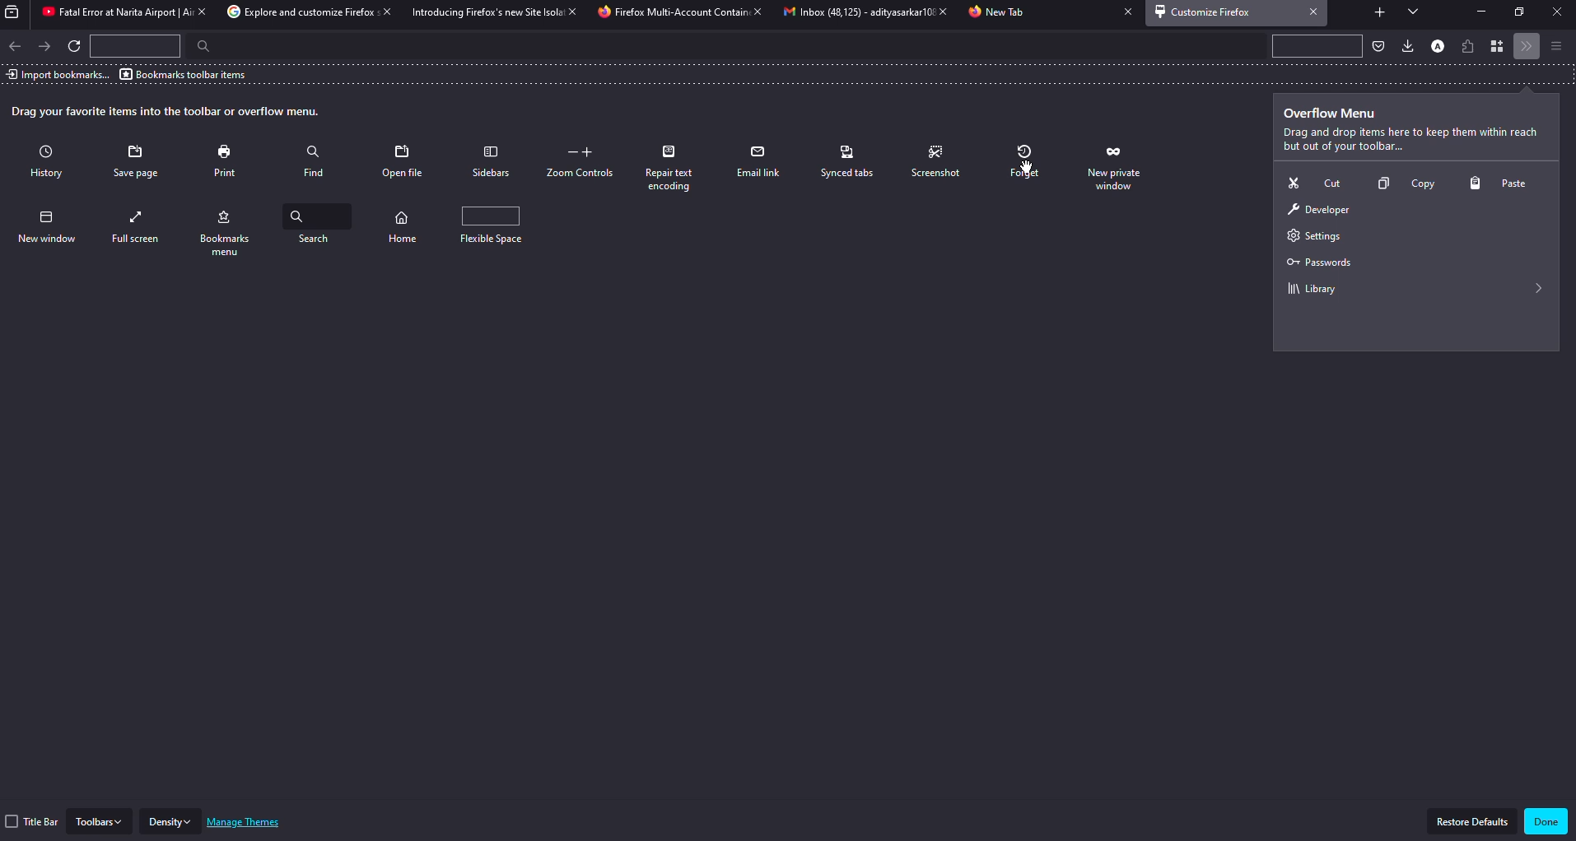 The height and width of the screenshot is (841, 1576). I want to click on flexible space, so click(492, 223).